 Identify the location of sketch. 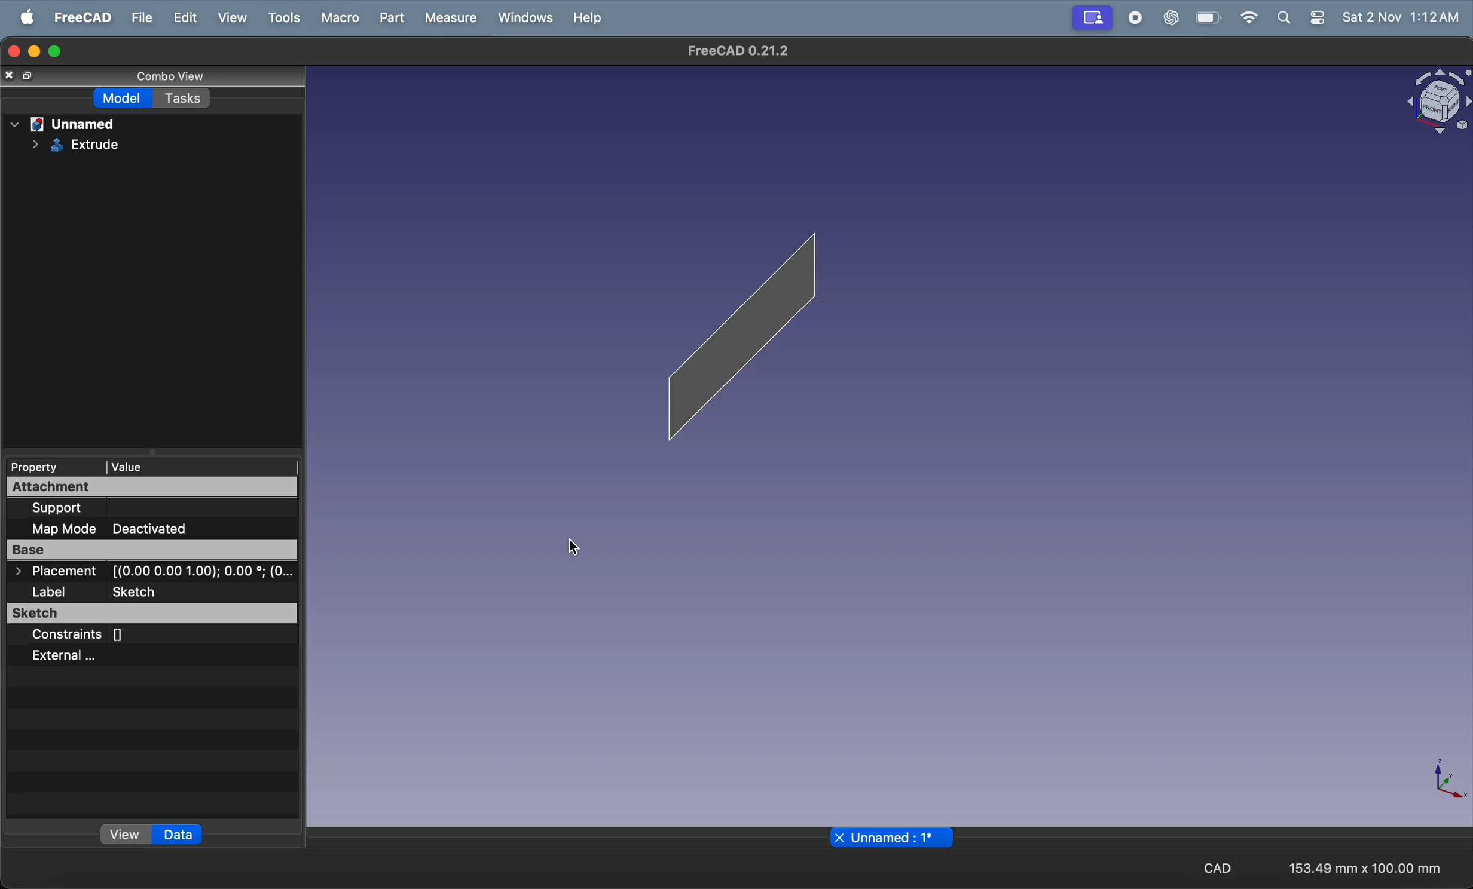
(148, 614).